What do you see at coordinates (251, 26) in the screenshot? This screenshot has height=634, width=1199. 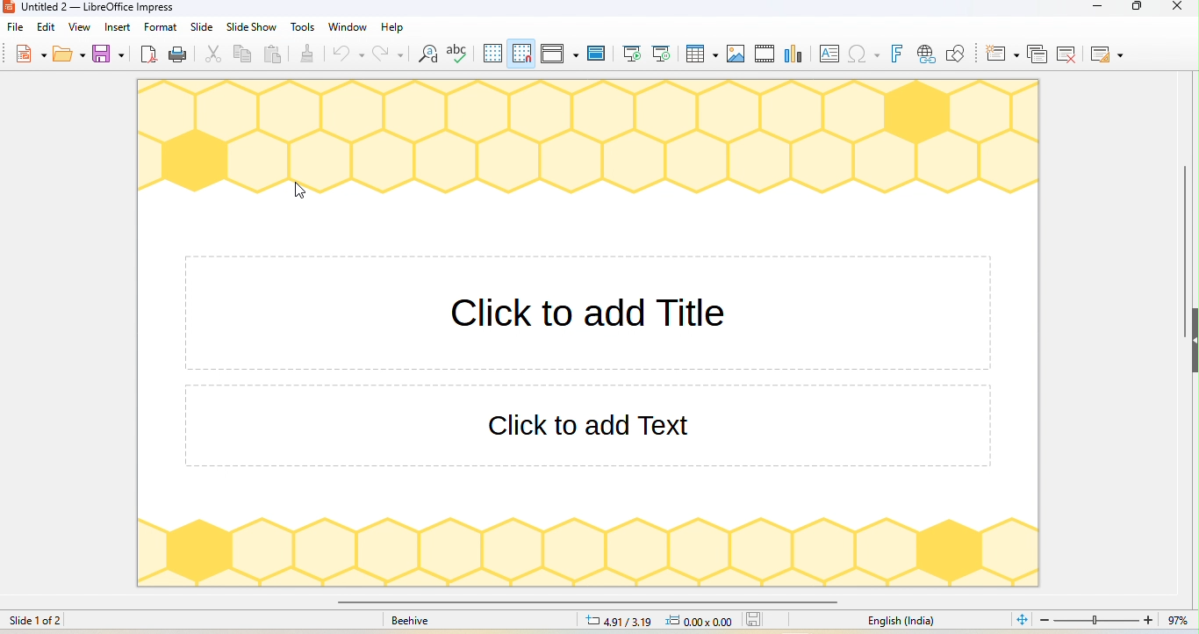 I see `slideshow` at bounding box center [251, 26].